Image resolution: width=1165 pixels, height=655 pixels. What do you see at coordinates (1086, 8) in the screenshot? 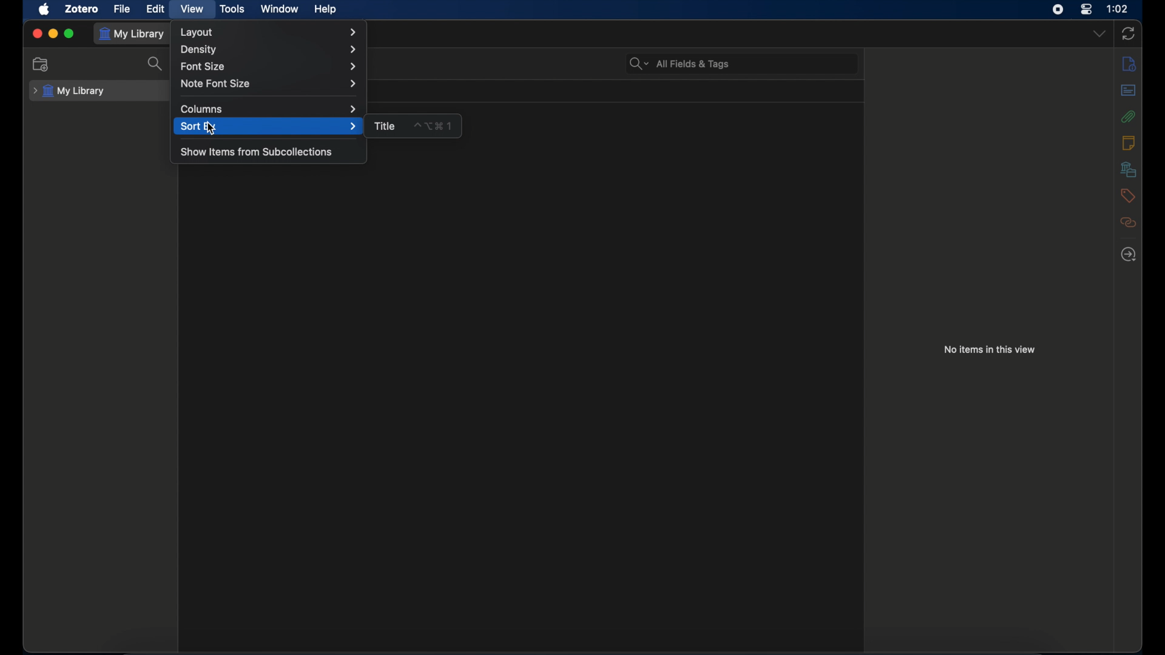
I see `control center` at bounding box center [1086, 8].